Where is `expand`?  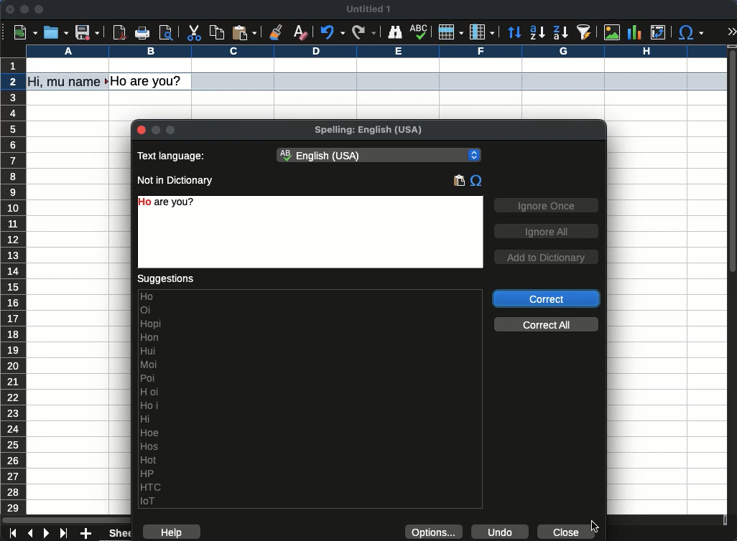
expand is located at coordinates (733, 32).